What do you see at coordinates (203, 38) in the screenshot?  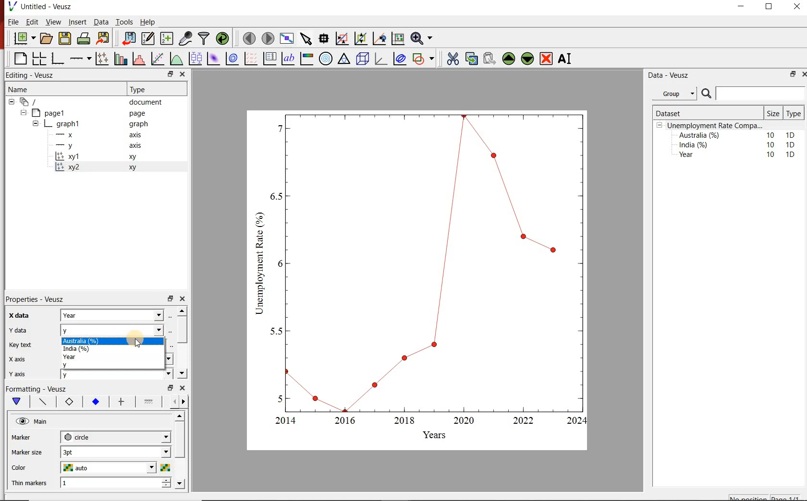 I see `filter data` at bounding box center [203, 38].